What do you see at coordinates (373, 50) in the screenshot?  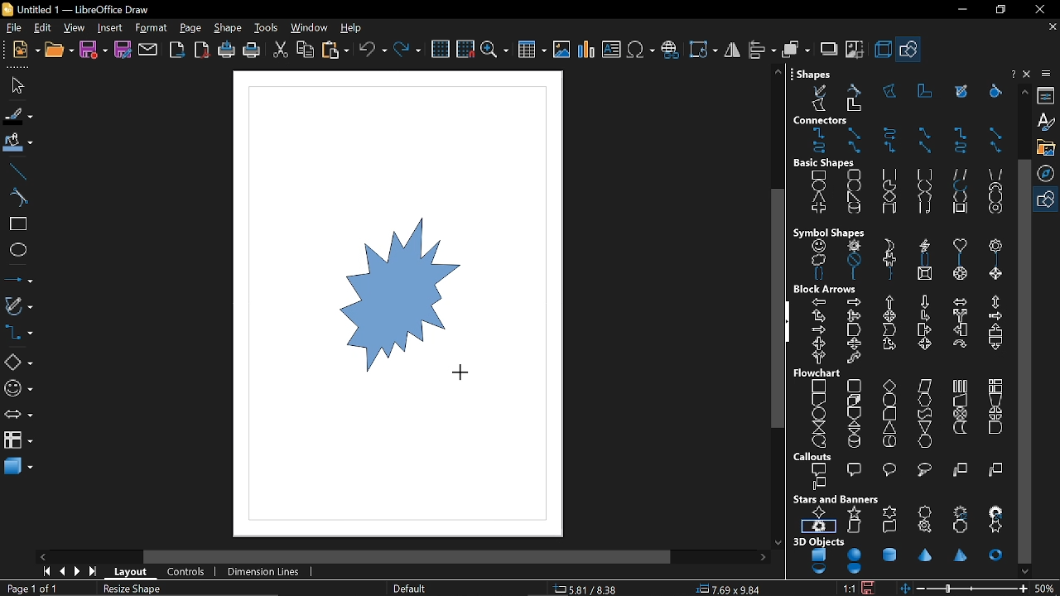 I see `undo` at bounding box center [373, 50].